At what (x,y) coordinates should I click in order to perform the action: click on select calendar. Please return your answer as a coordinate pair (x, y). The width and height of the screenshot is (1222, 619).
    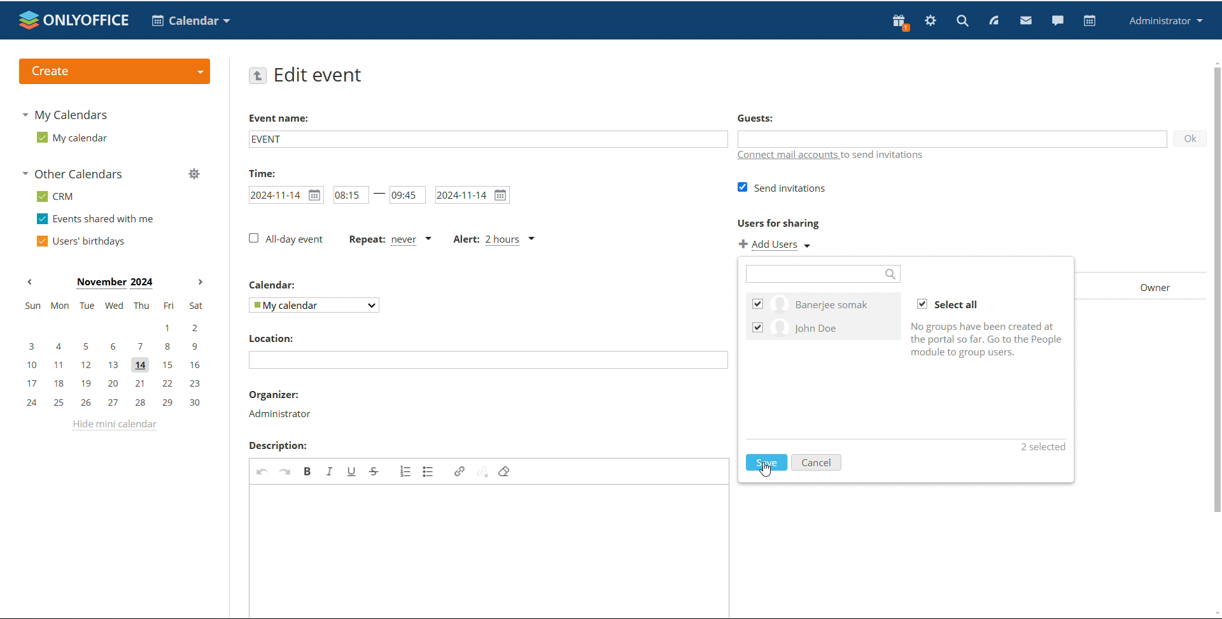
    Looking at the image, I should click on (314, 305).